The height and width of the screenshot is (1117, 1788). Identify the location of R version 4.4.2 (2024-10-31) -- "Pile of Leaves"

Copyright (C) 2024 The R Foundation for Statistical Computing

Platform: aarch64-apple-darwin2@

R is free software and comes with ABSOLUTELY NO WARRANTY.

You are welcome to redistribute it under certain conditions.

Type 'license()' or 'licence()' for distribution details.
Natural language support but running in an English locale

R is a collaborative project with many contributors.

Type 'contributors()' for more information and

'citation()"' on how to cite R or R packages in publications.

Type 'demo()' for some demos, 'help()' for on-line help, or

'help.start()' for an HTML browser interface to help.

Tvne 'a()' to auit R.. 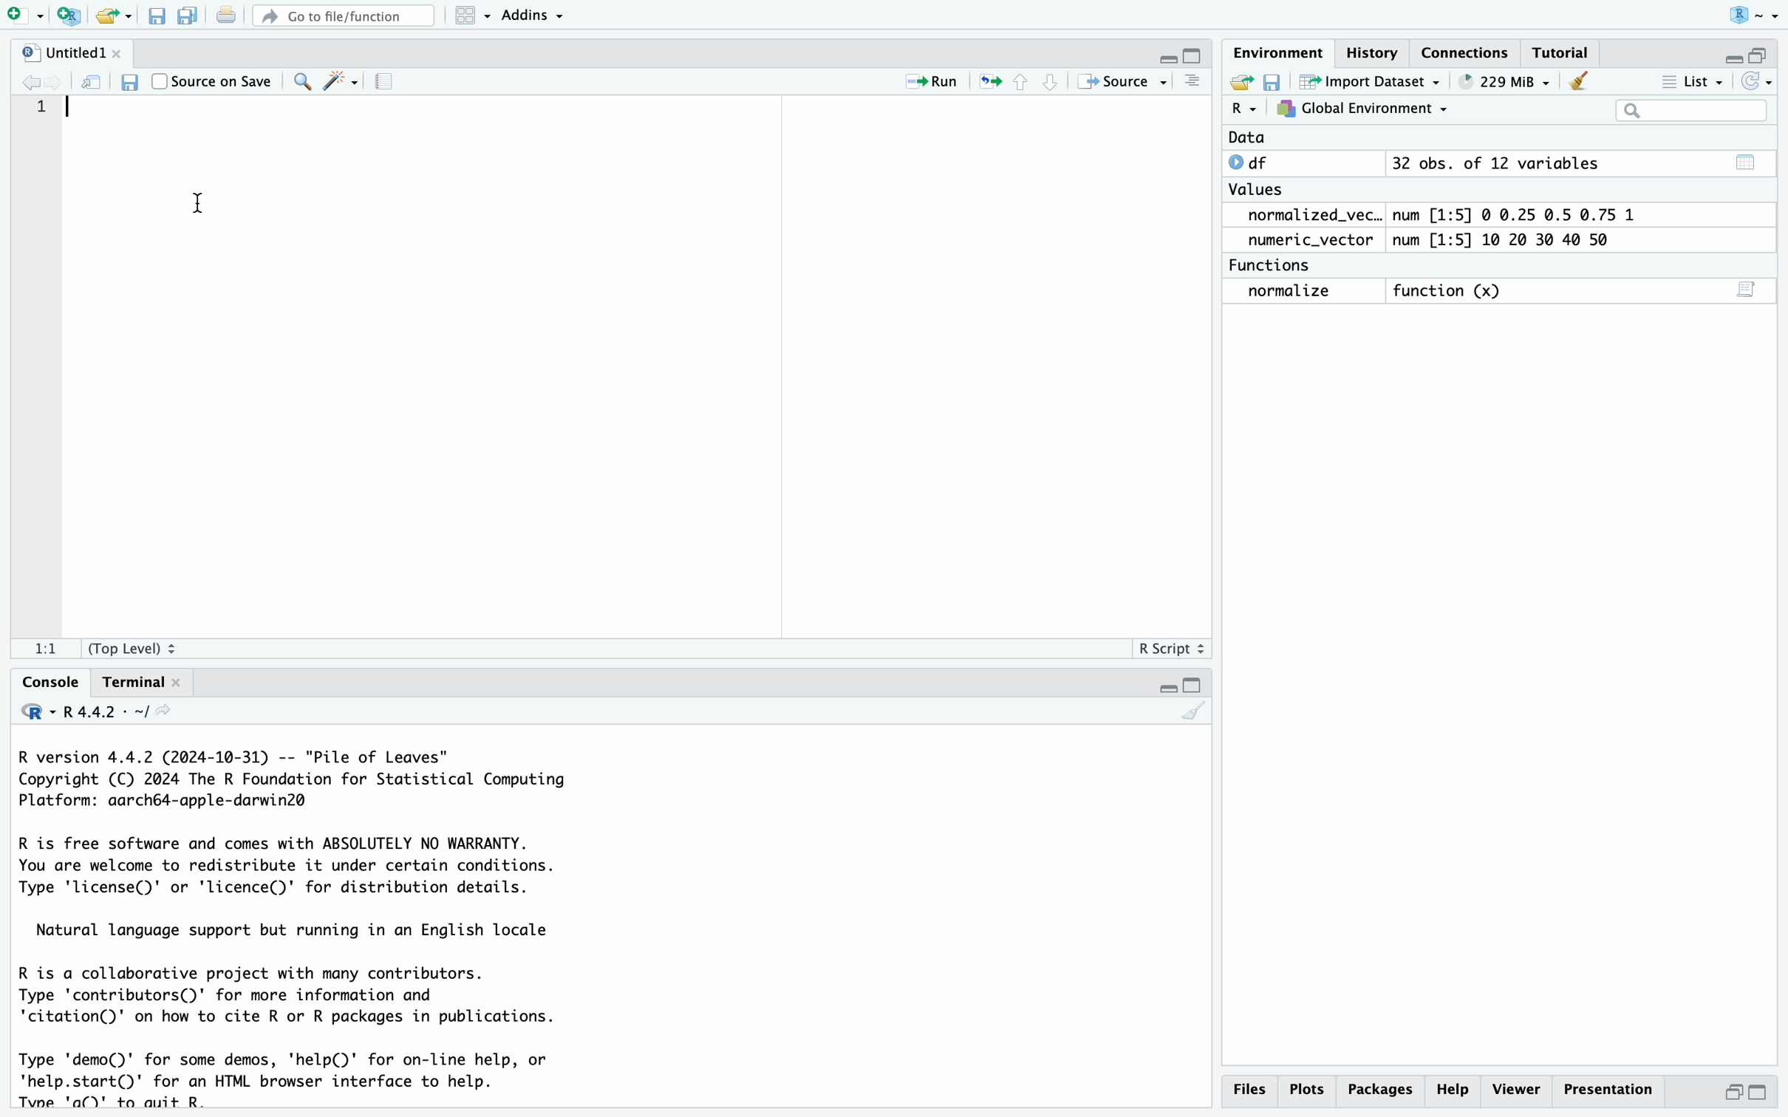
(293, 928).